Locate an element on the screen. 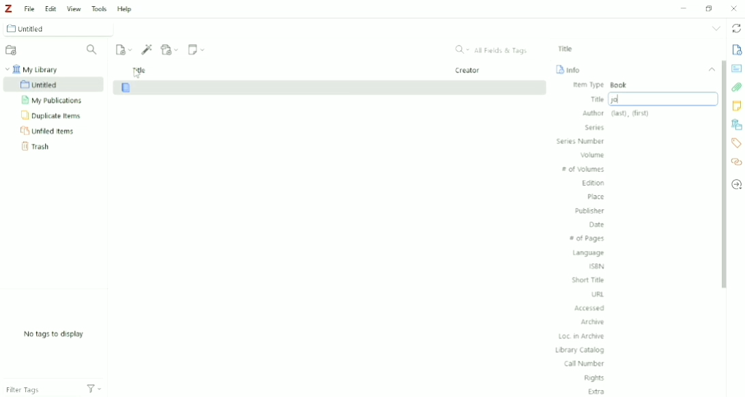  Filter Collections is located at coordinates (93, 50).